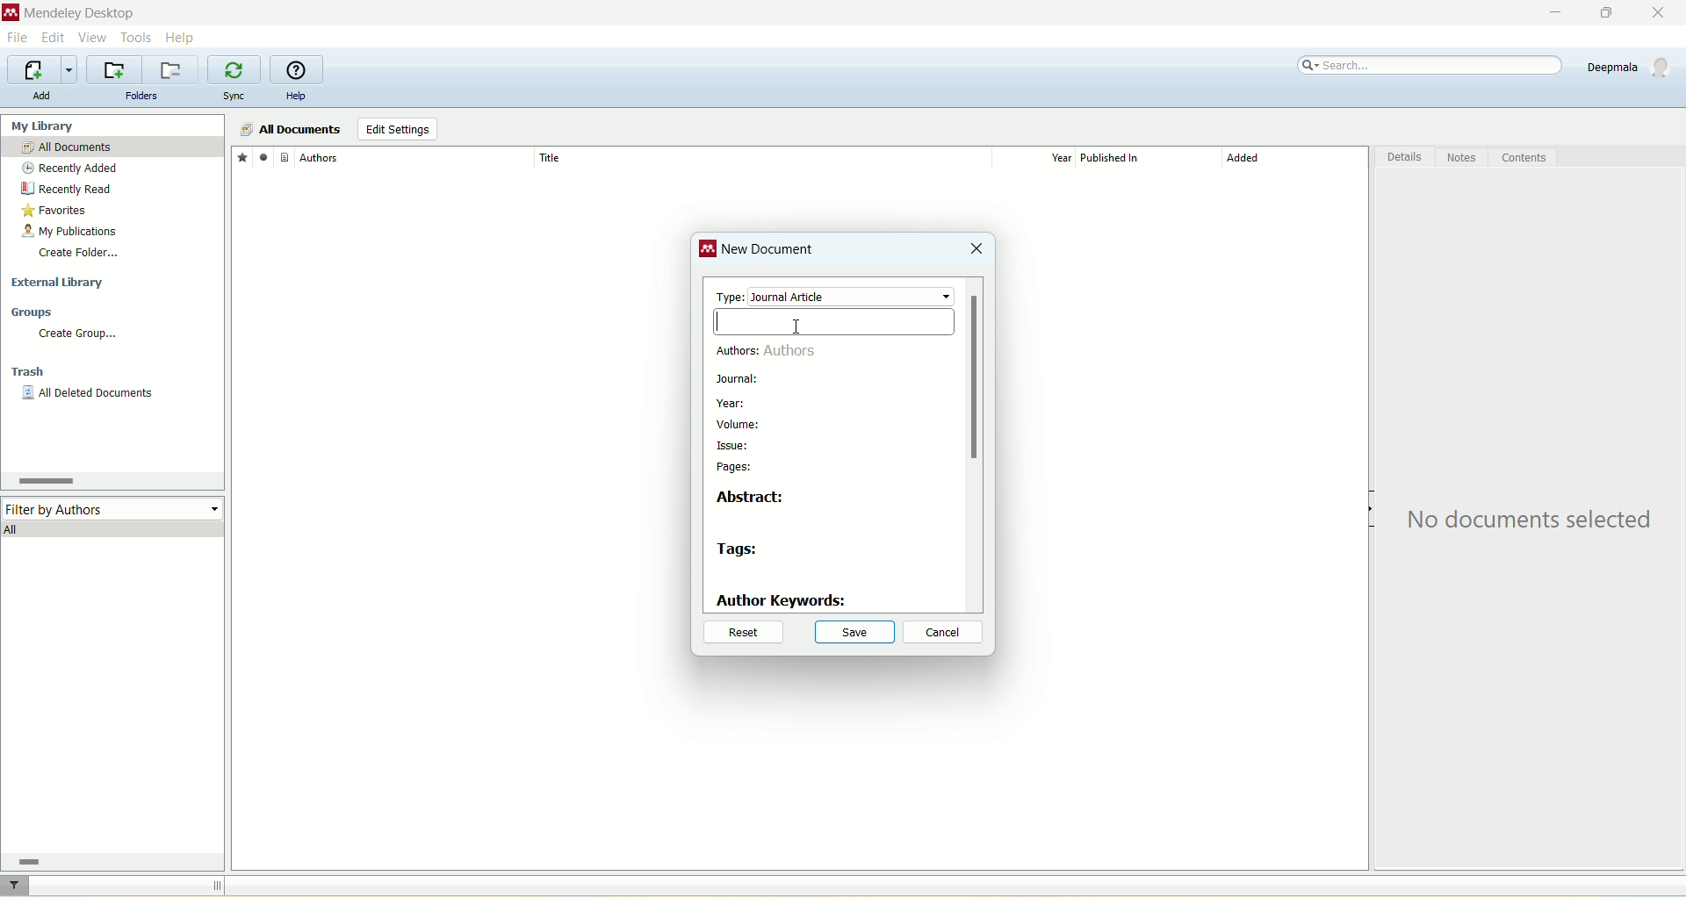 This screenshot has height=897, width=1686. What do you see at coordinates (855, 631) in the screenshot?
I see `save` at bounding box center [855, 631].